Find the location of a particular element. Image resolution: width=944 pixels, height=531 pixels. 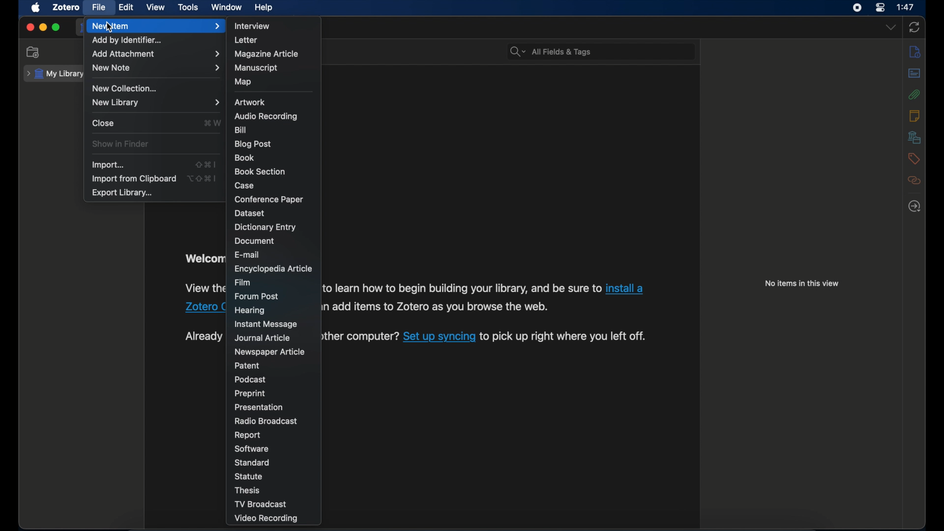

case is located at coordinates (244, 185).